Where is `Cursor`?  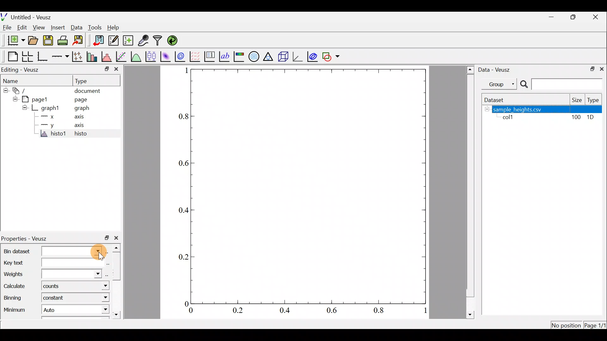
Cursor is located at coordinates (96, 250).